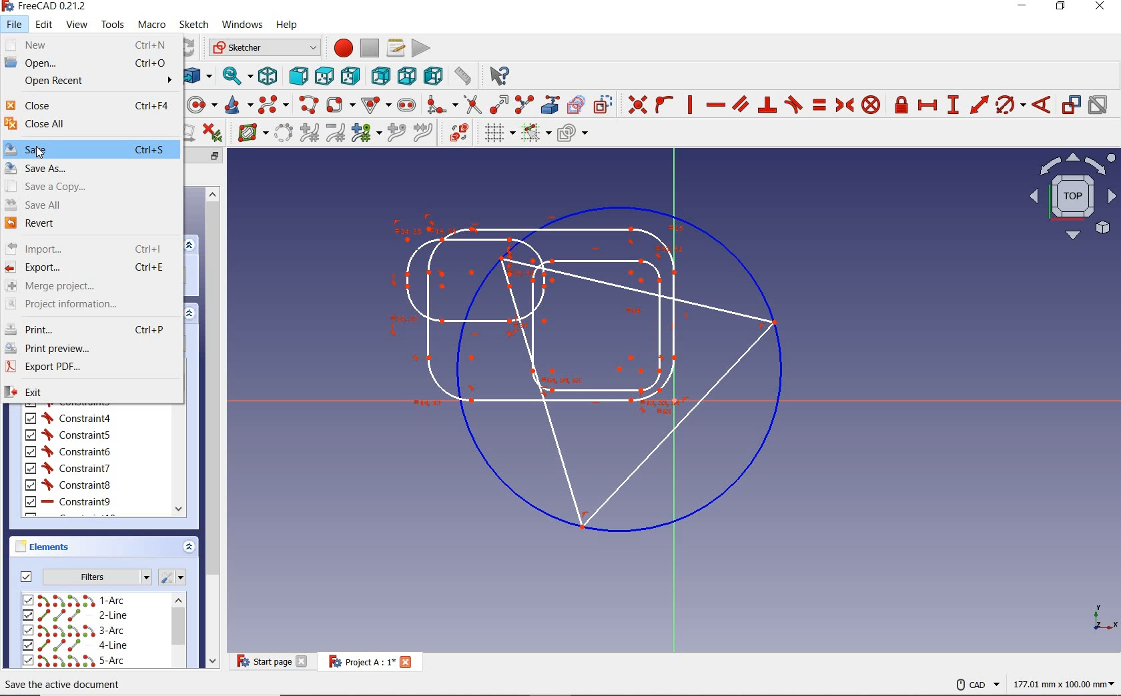  Describe the element at coordinates (65, 685) in the screenshot. I see `save the active document` at that location.